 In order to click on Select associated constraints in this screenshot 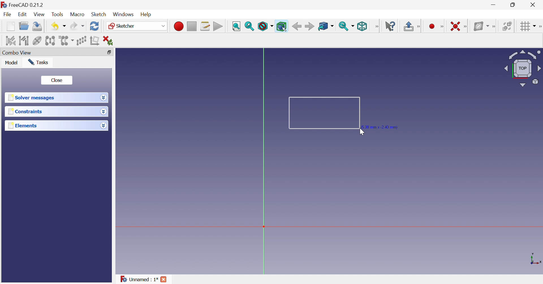, I will do `click(11, 40)`.